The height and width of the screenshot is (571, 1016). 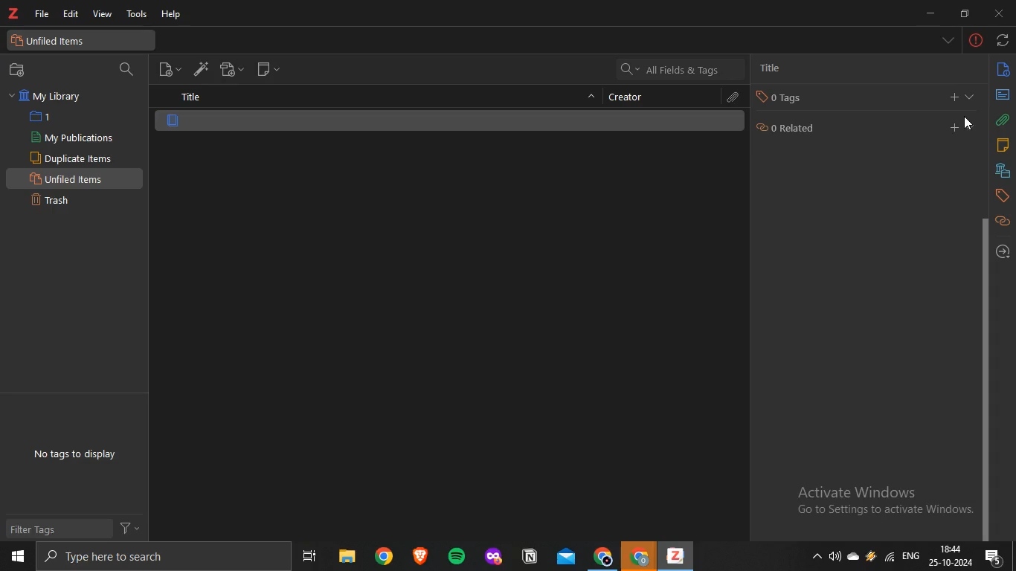 What do you see at coordinates (57, 95) in the screenshot?
I see `my library` at bounding box center [57, 95].